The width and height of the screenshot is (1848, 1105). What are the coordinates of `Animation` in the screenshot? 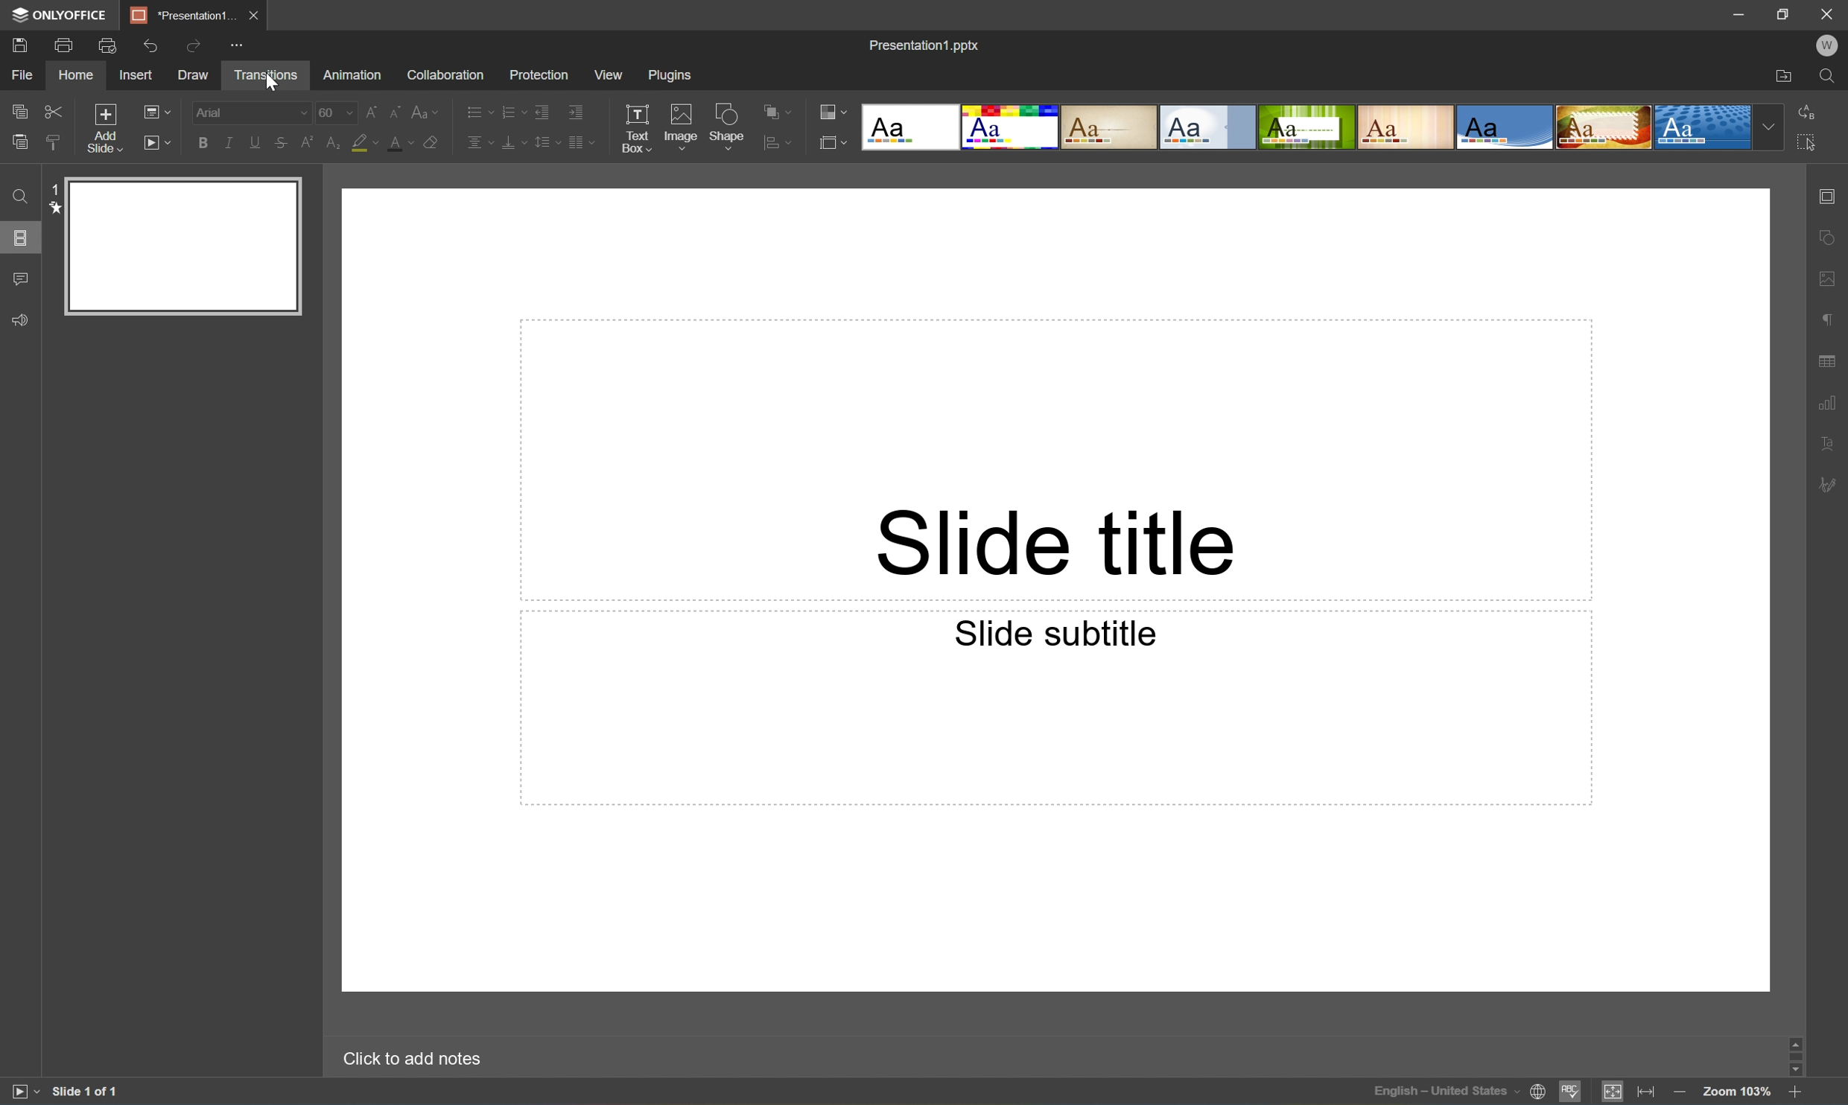 It's located at (352, 74).